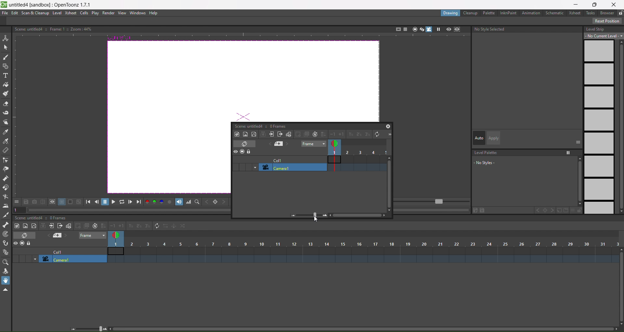 The image size is (624, 332). What do you see at coordinates (289, 134) in the screenshot?
I see `toggle edit` at bounding box center [289, 134].